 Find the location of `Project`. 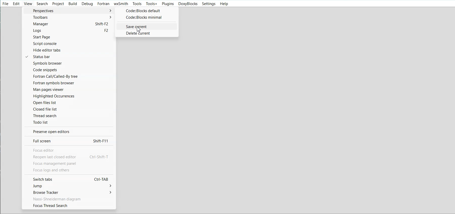

Project is located at coordinates (58, 4).